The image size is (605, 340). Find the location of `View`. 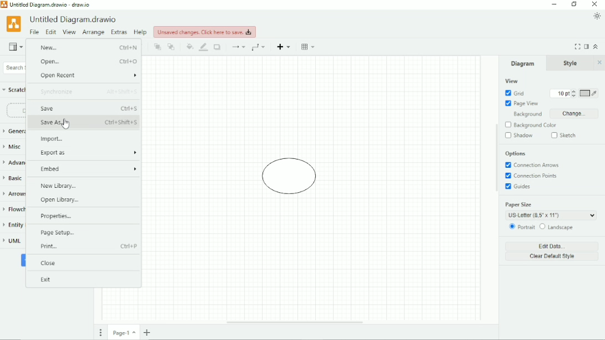

View is located at coordinates (511, 81).